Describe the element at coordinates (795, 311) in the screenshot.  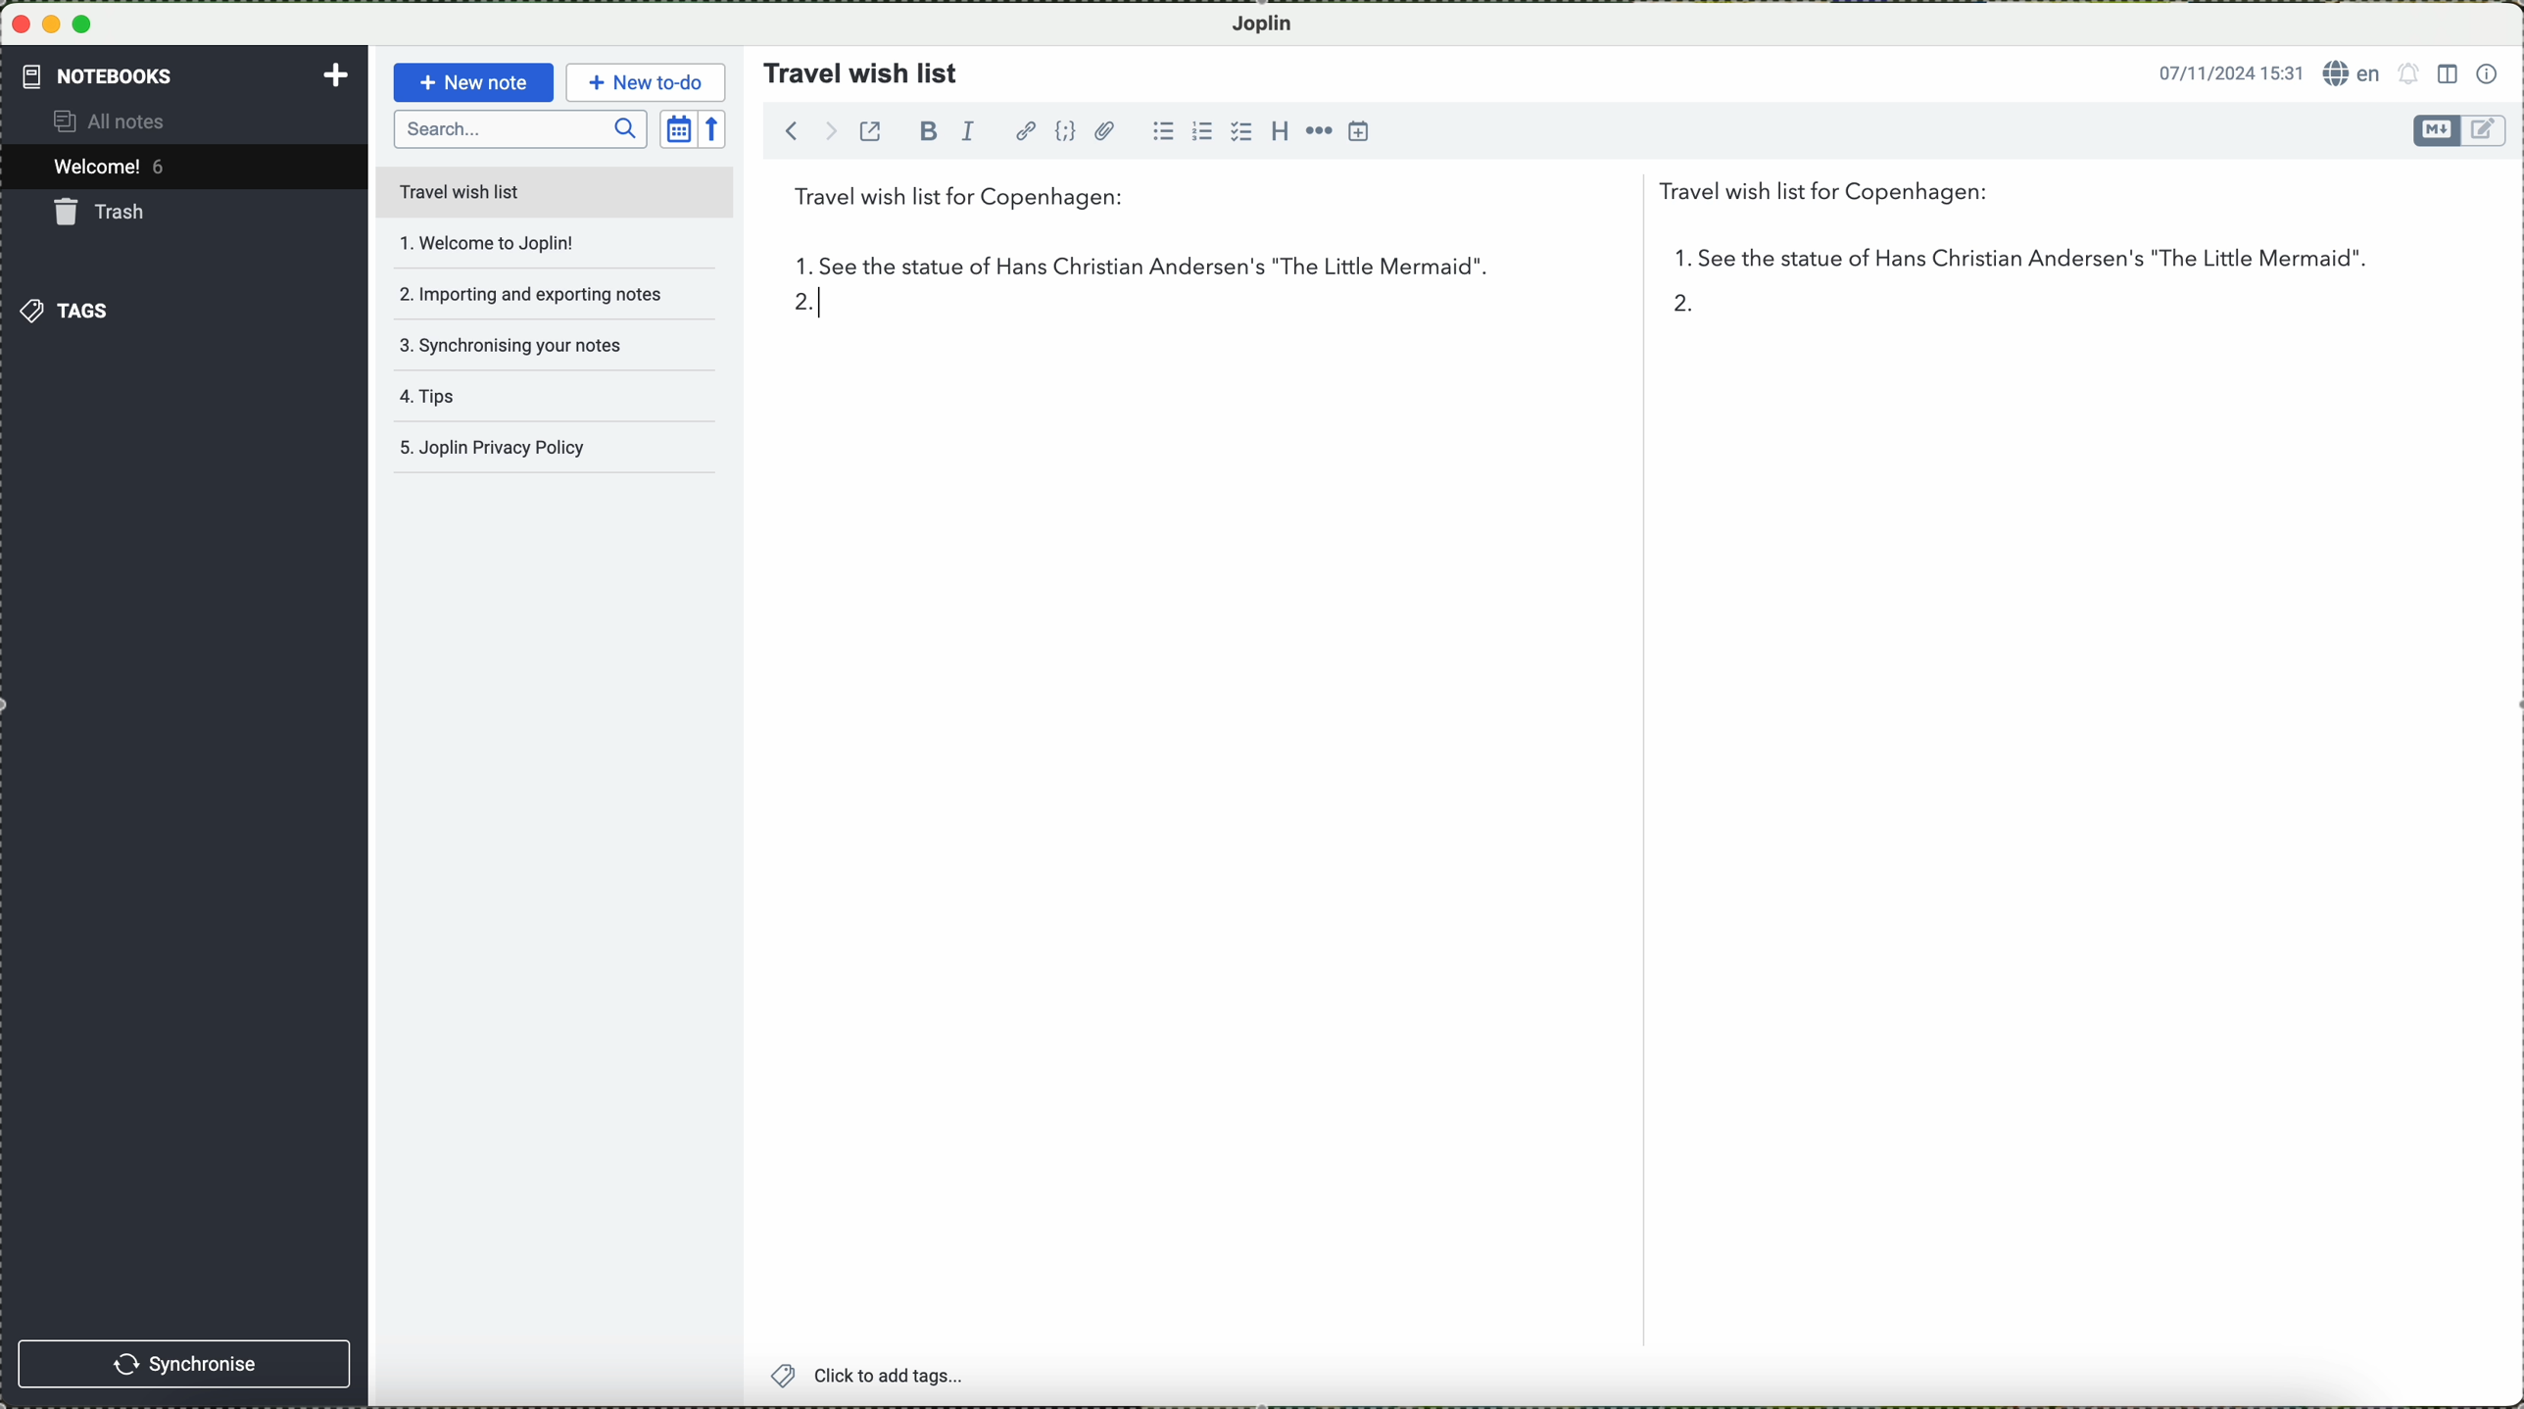
I see `2.` at that location.